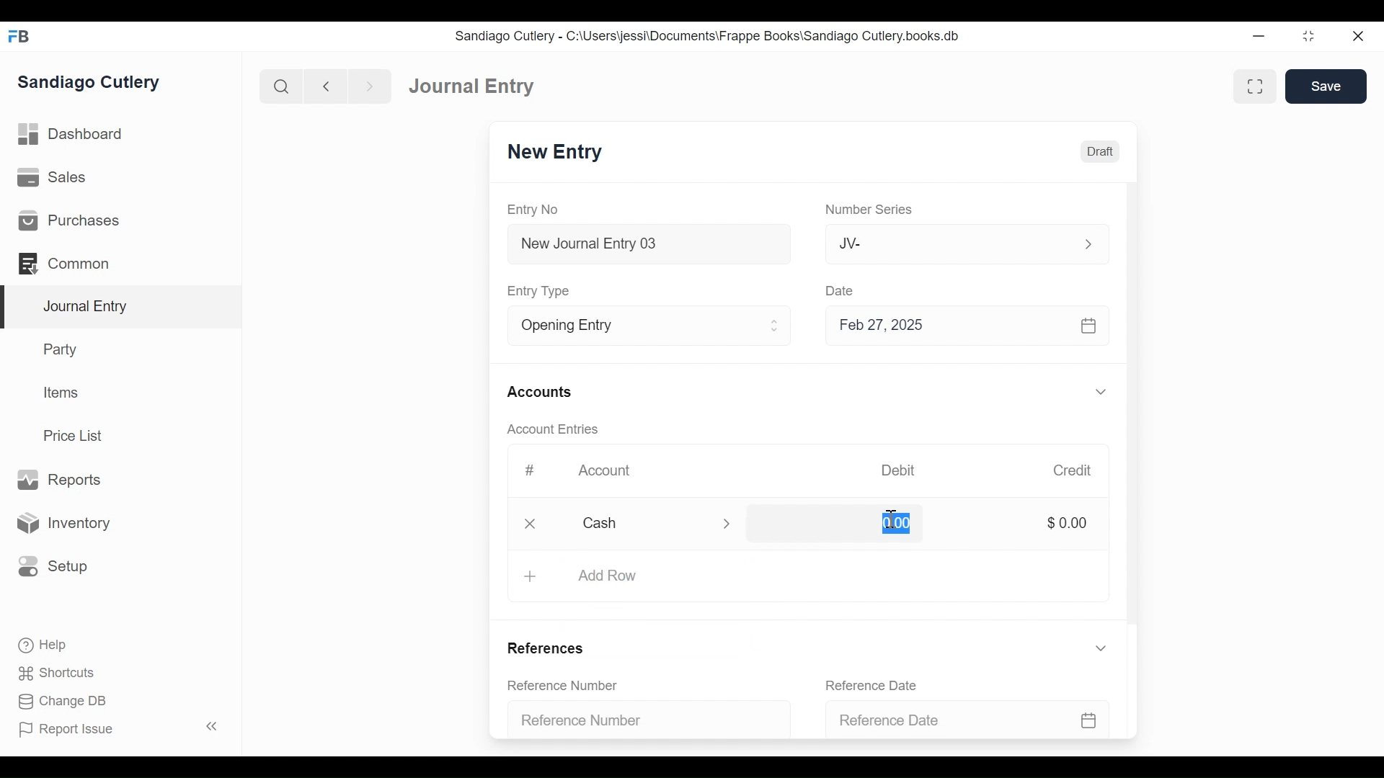  What do you see at coordinates (1328, 86) in the screenshot?
I see `Save` at bounding box center [1328, 86].